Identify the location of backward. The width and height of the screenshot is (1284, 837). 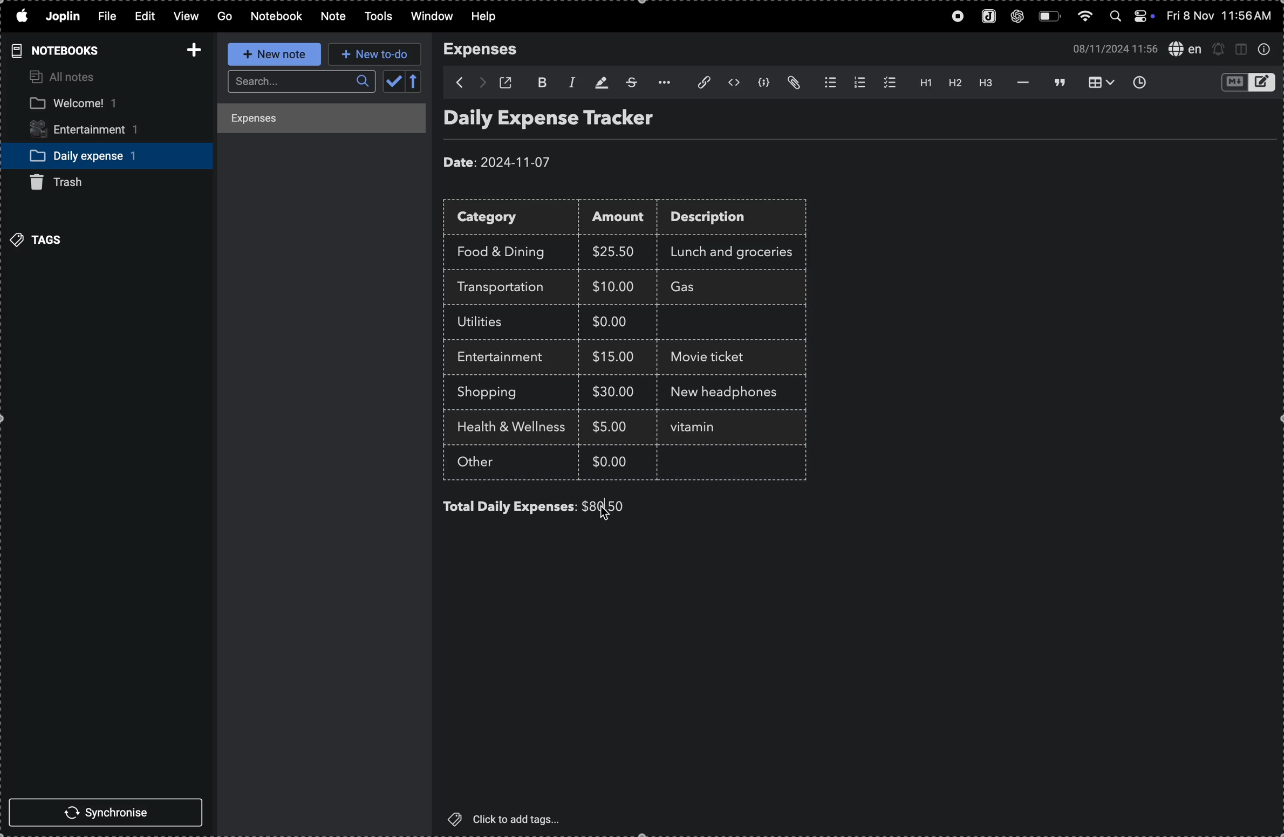
(454, 83).